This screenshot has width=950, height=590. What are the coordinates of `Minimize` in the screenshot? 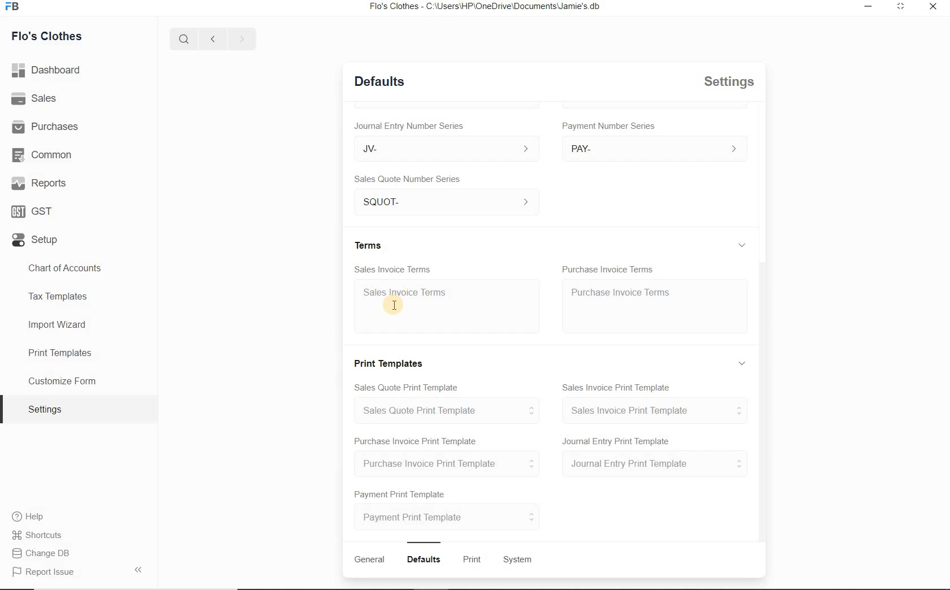 It's located at (868, 7).